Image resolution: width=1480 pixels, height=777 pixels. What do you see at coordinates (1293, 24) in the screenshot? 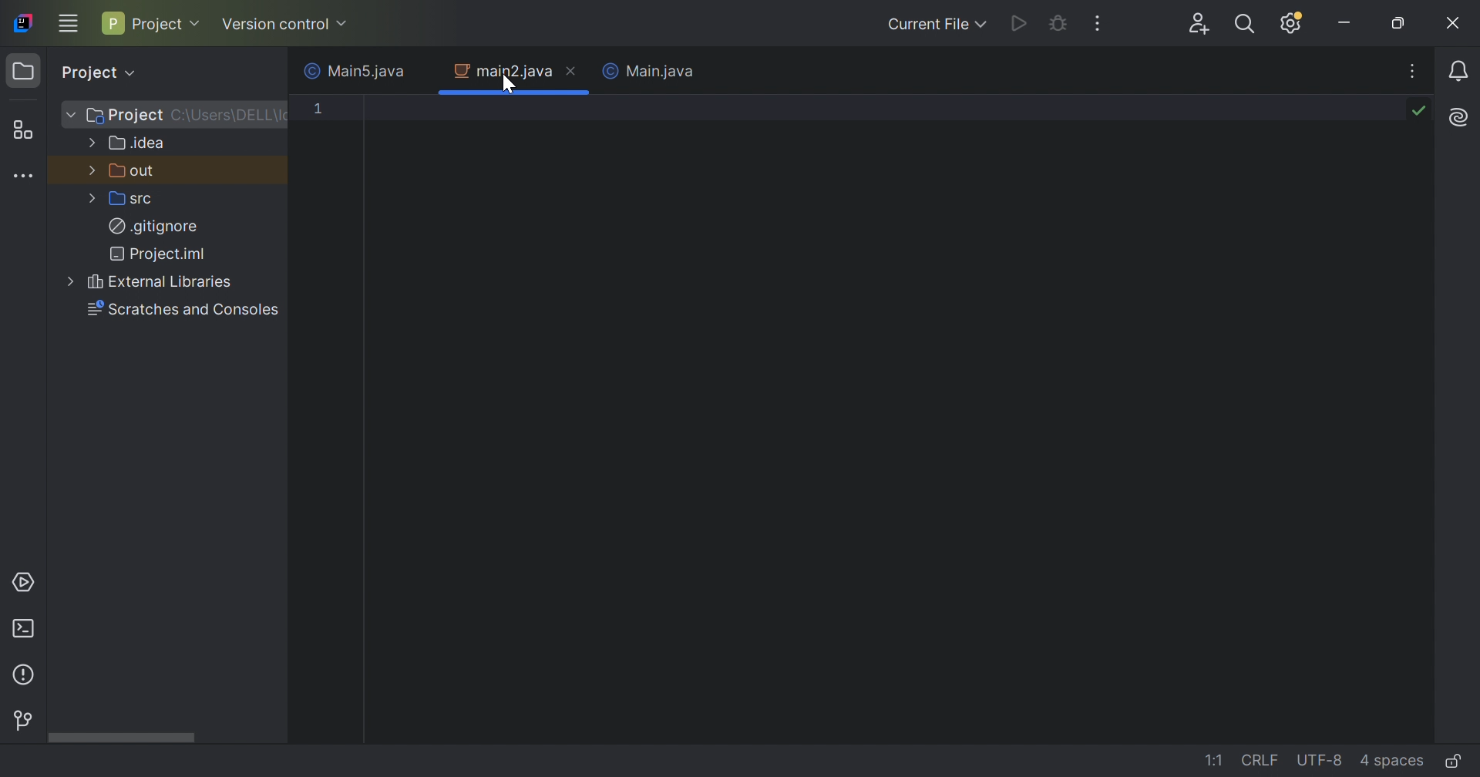
I see `Updates available. IDE and Project Settings` at bounding box center [1293, 24].